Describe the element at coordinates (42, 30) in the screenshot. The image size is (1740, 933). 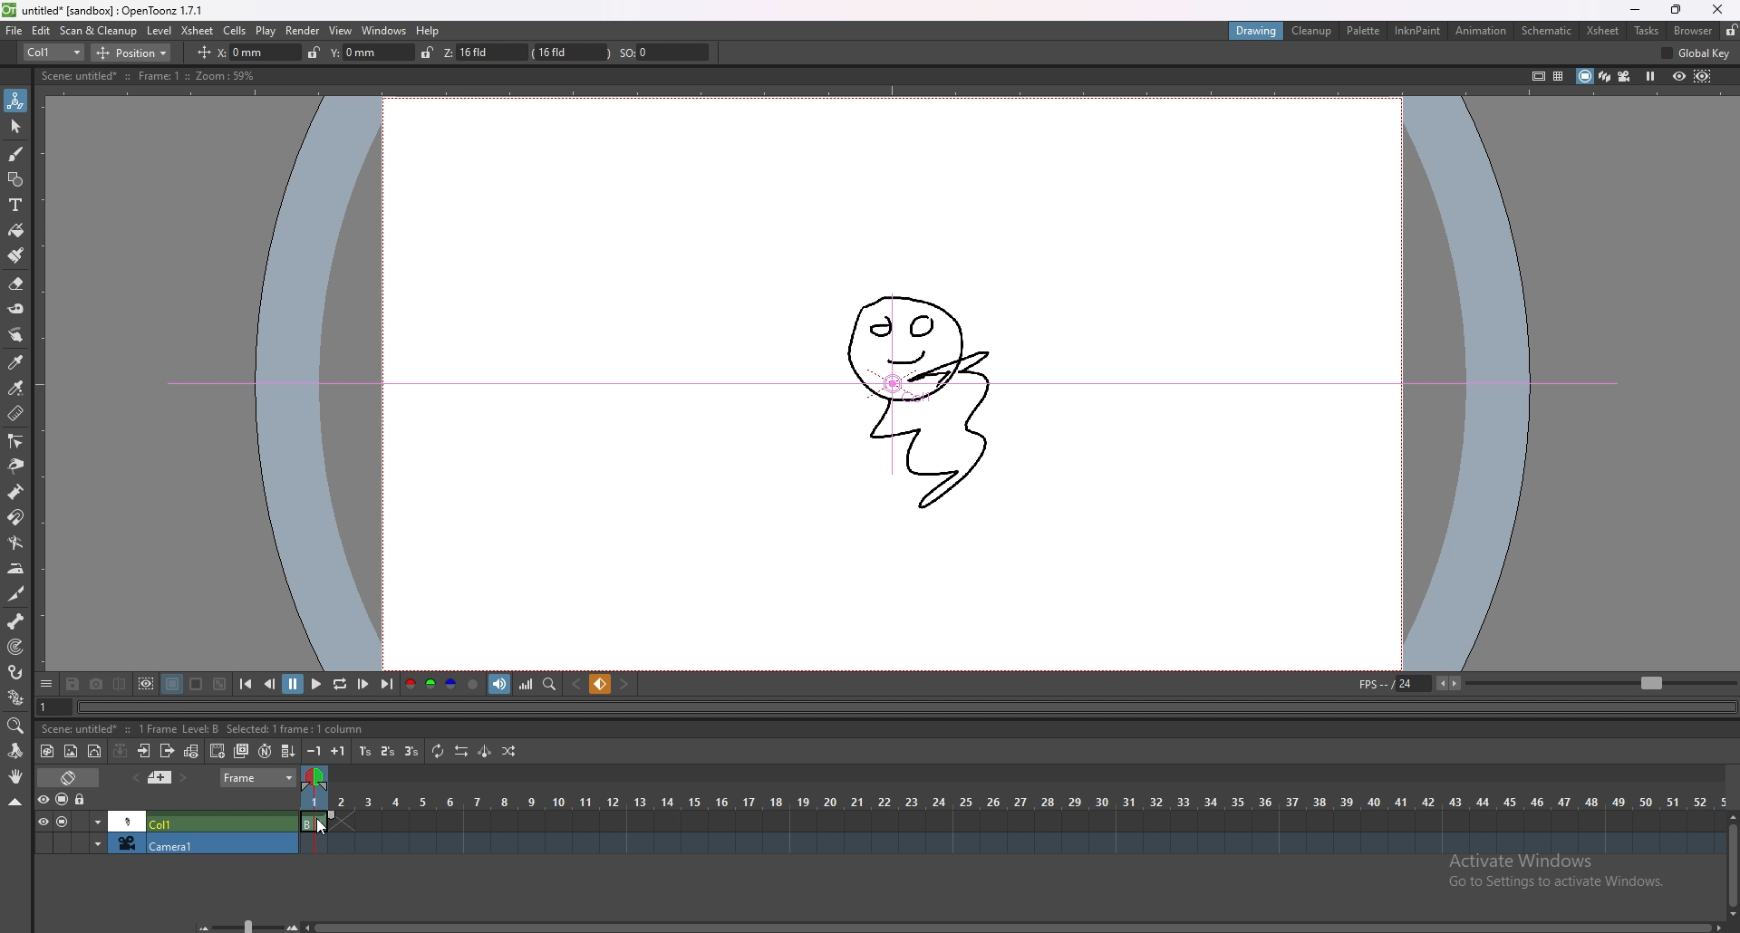
I see `edit` at that location.